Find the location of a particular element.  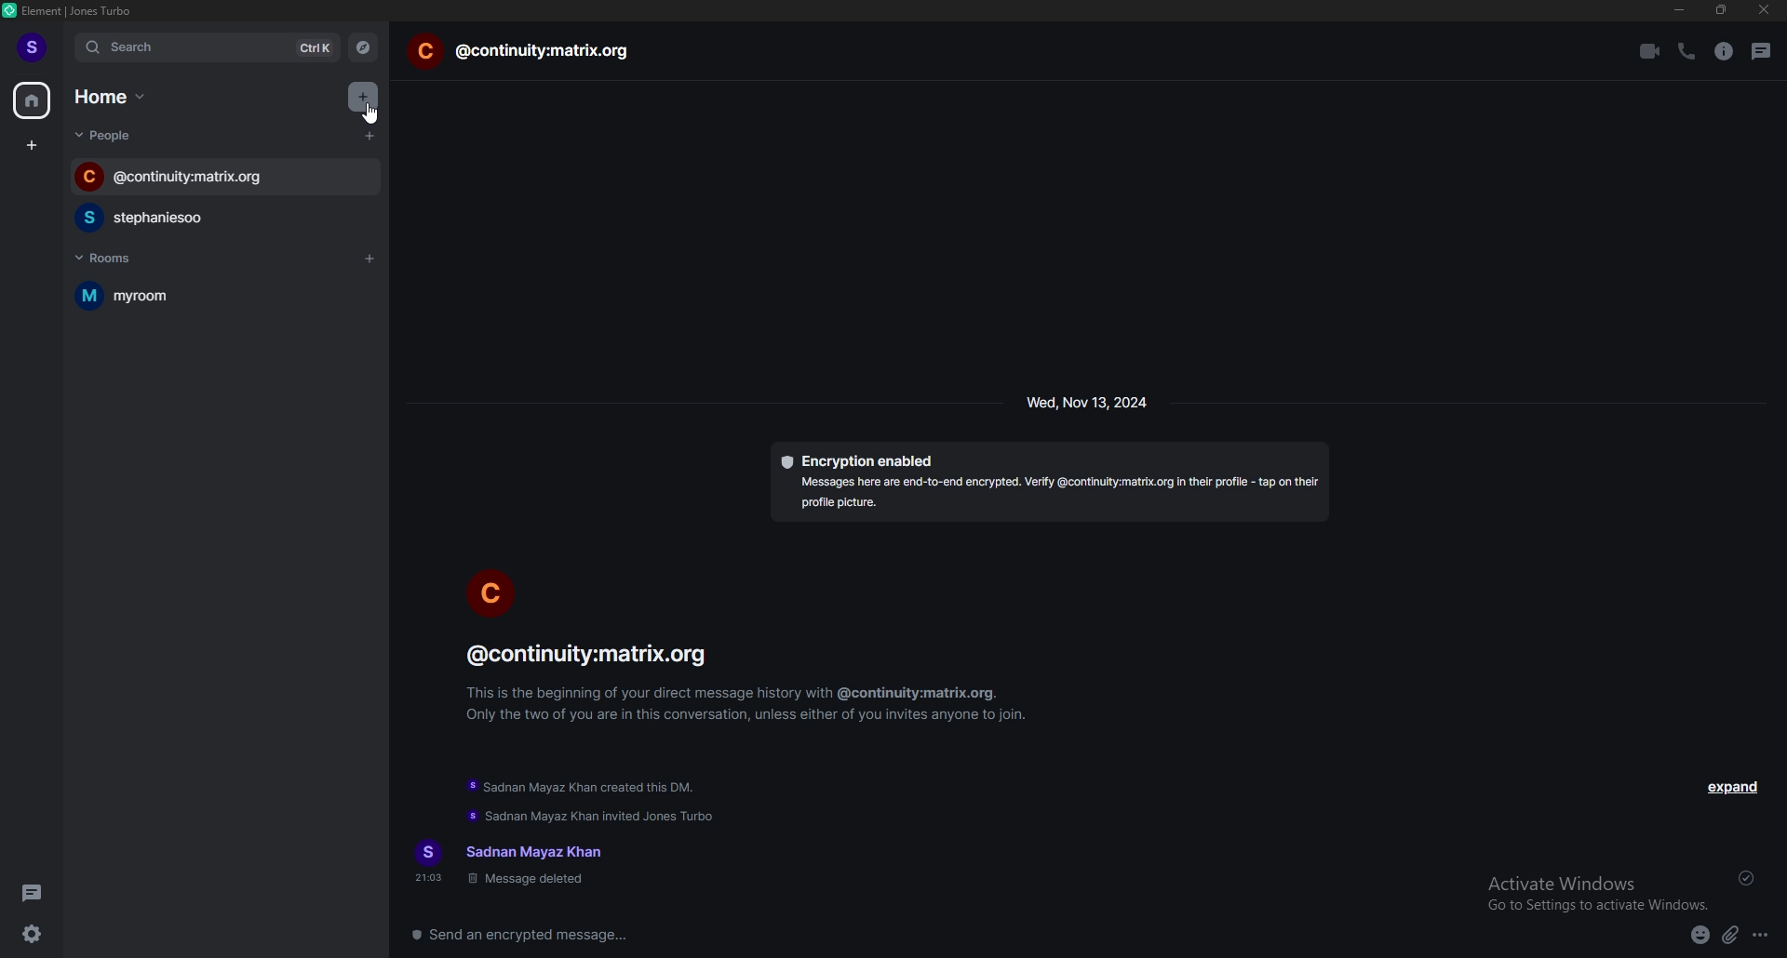

room info is located at coordinates (1723, 52).